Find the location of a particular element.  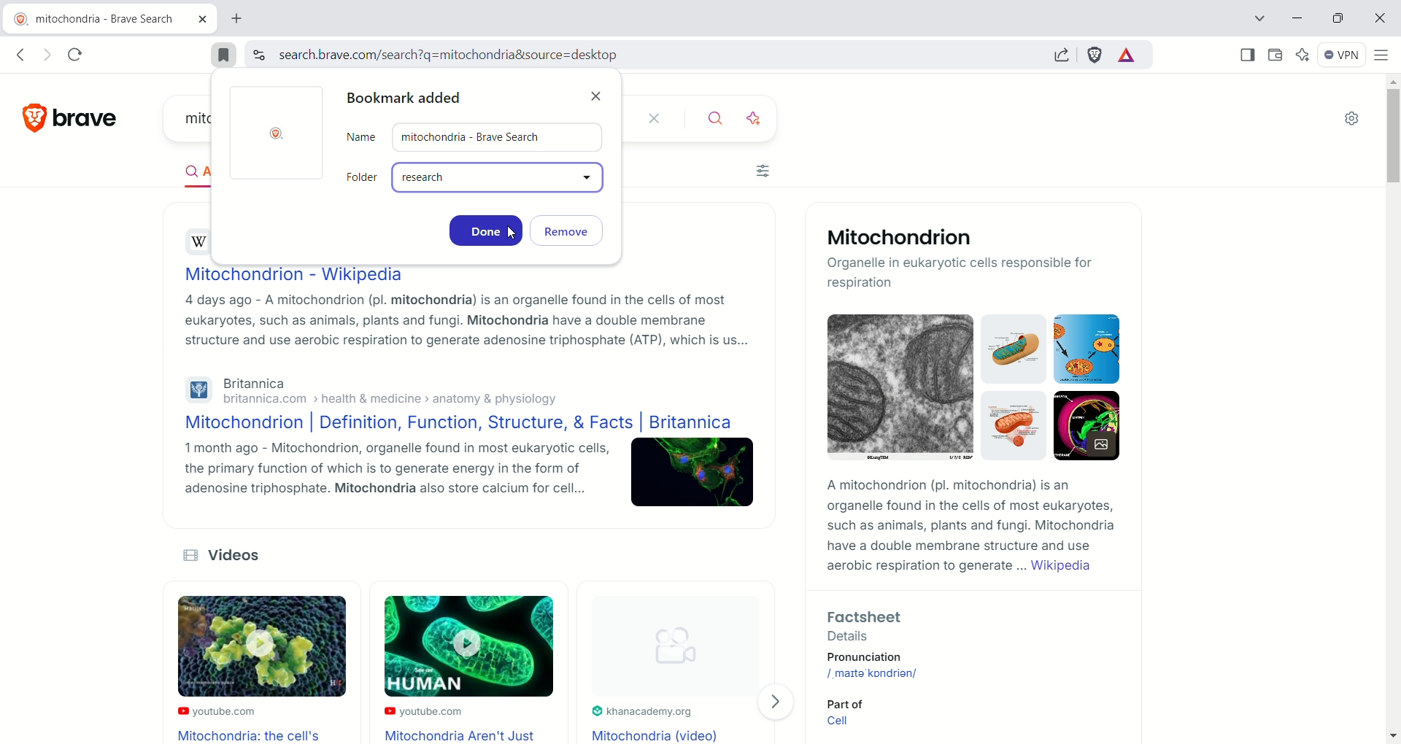

4 days ago - A mitochondrion (pl. mitochondria) is an organelle found in the cells of most
eukaryotes, such as animals, plants and fungi. Mitochondria have a double membrane
structure and use aerobic respiration to generate adenosine triphosphate (ATP), which is us... is located at coordinates (463, 322).